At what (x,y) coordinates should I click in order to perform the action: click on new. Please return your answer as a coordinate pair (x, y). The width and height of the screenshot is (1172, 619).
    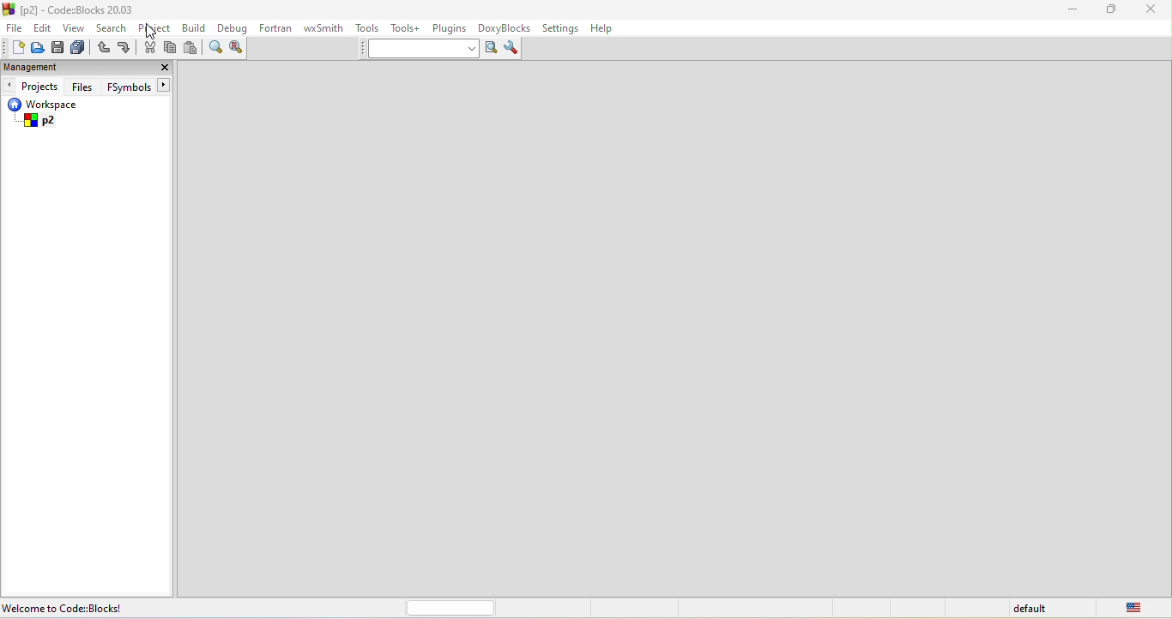
    Looking at the image, I should click on (13, 47).